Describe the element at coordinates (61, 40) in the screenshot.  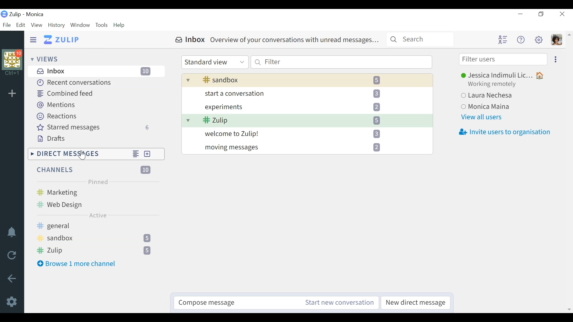
I see `Go to Home View (Inbox)` at that location.